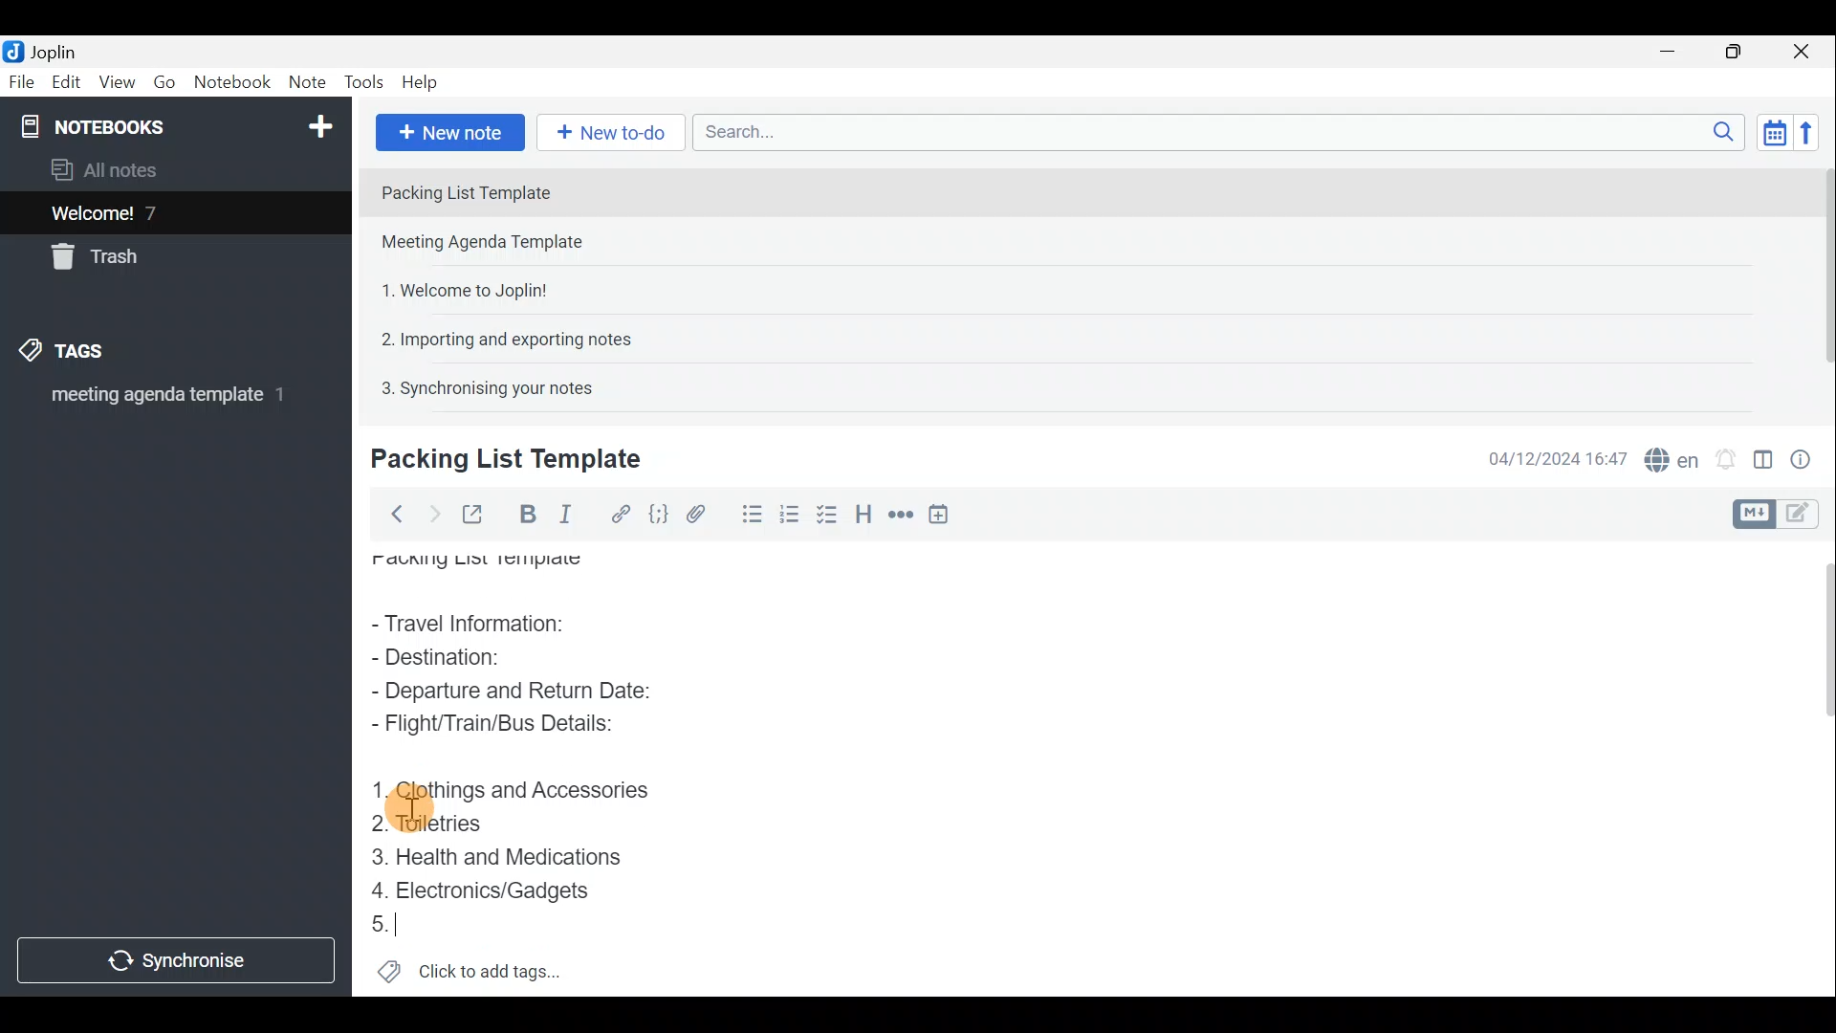 This screenshot has height=1033, width=1836. I want to click on Note 3, so click(457, 288).